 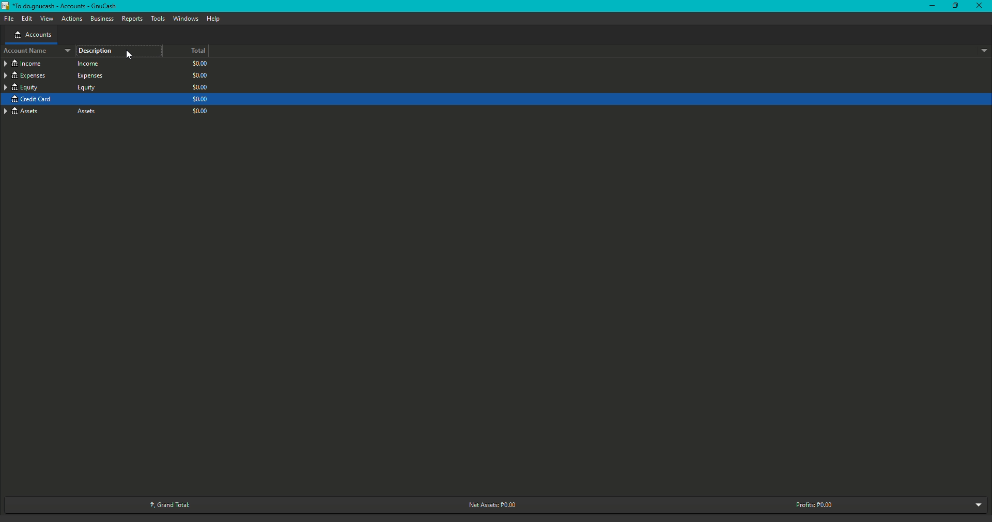 What do you see at coordinates (184, 20) in the screenshot?
I see `Windows` at bounding box center [184, 20].